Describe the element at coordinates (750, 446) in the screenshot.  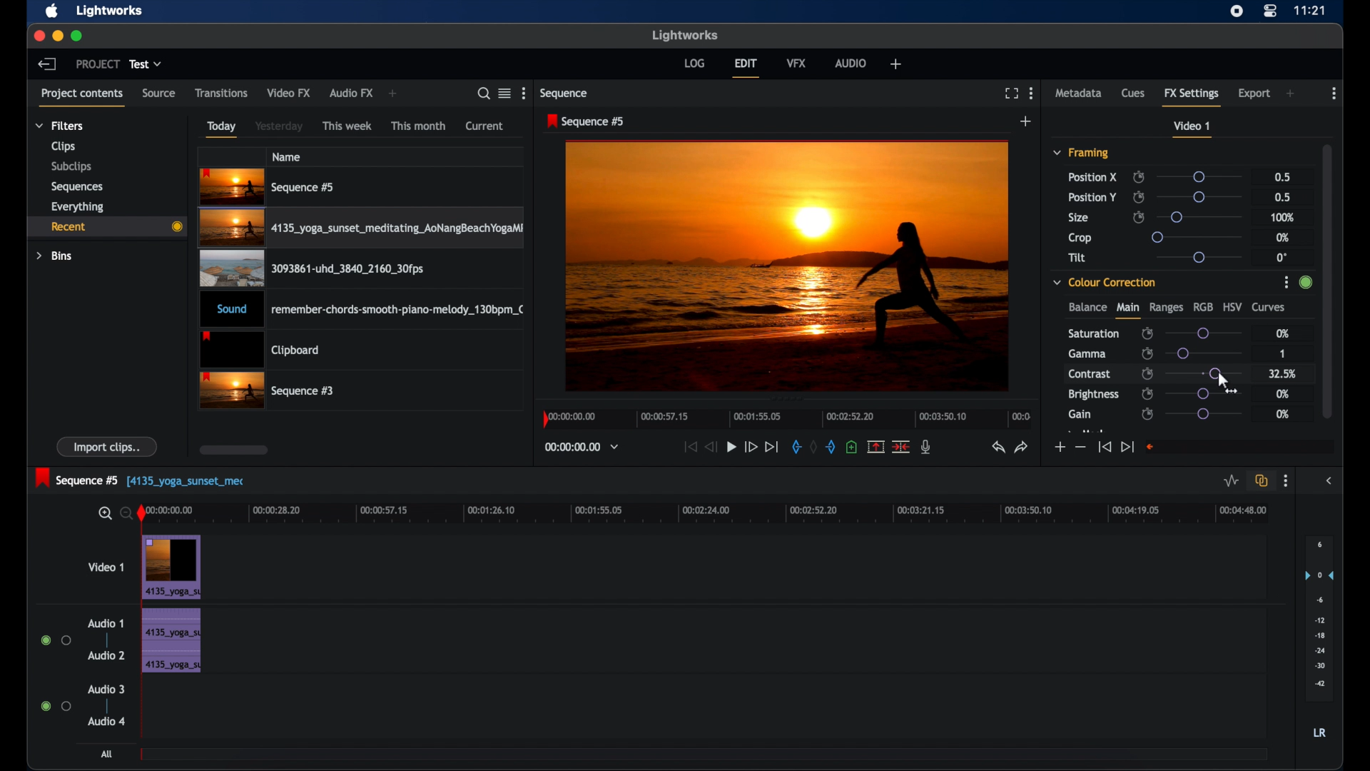
I see `fast forward` at that location.